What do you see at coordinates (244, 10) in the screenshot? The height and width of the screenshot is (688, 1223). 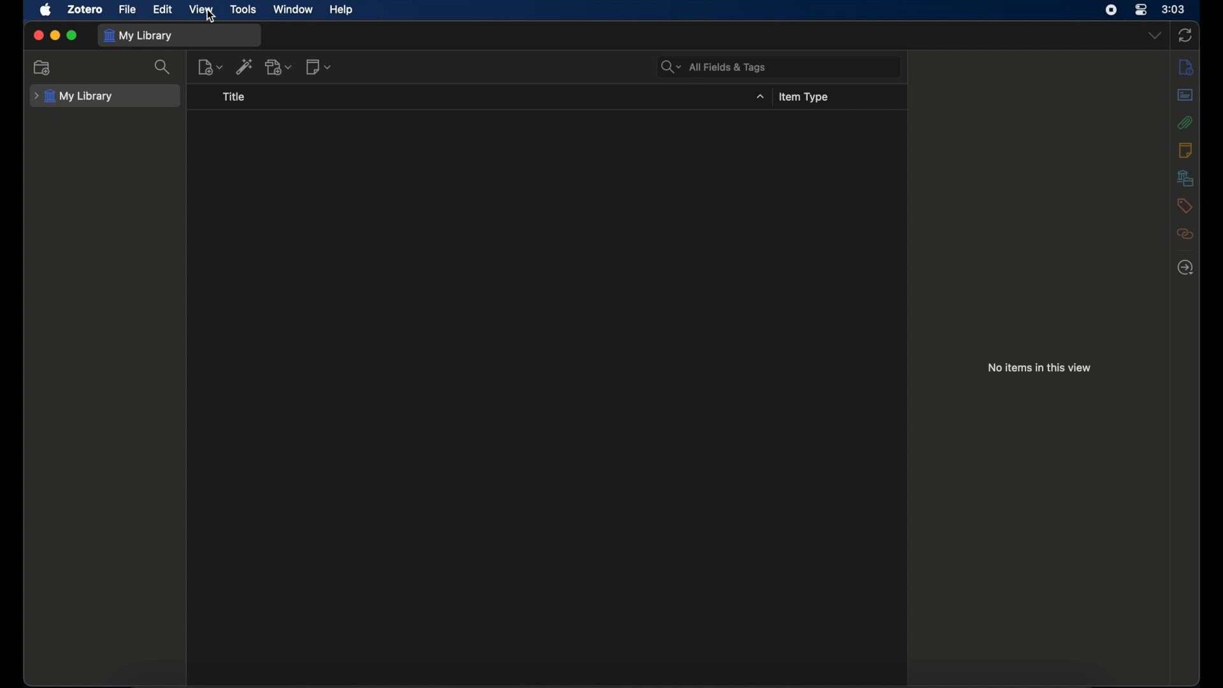 I see `tools` at bounding box center [244, 10].